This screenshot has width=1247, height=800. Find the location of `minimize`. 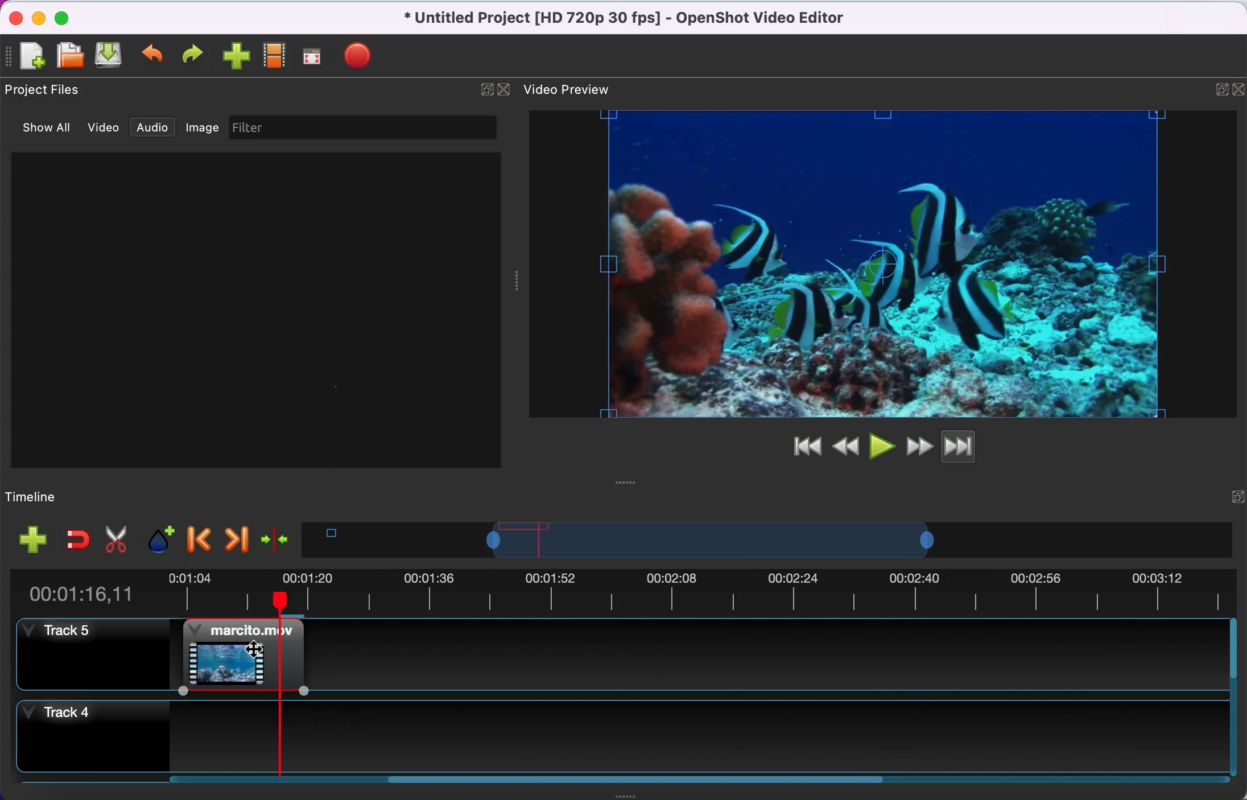

minimize is located at coordinates (38, 17).